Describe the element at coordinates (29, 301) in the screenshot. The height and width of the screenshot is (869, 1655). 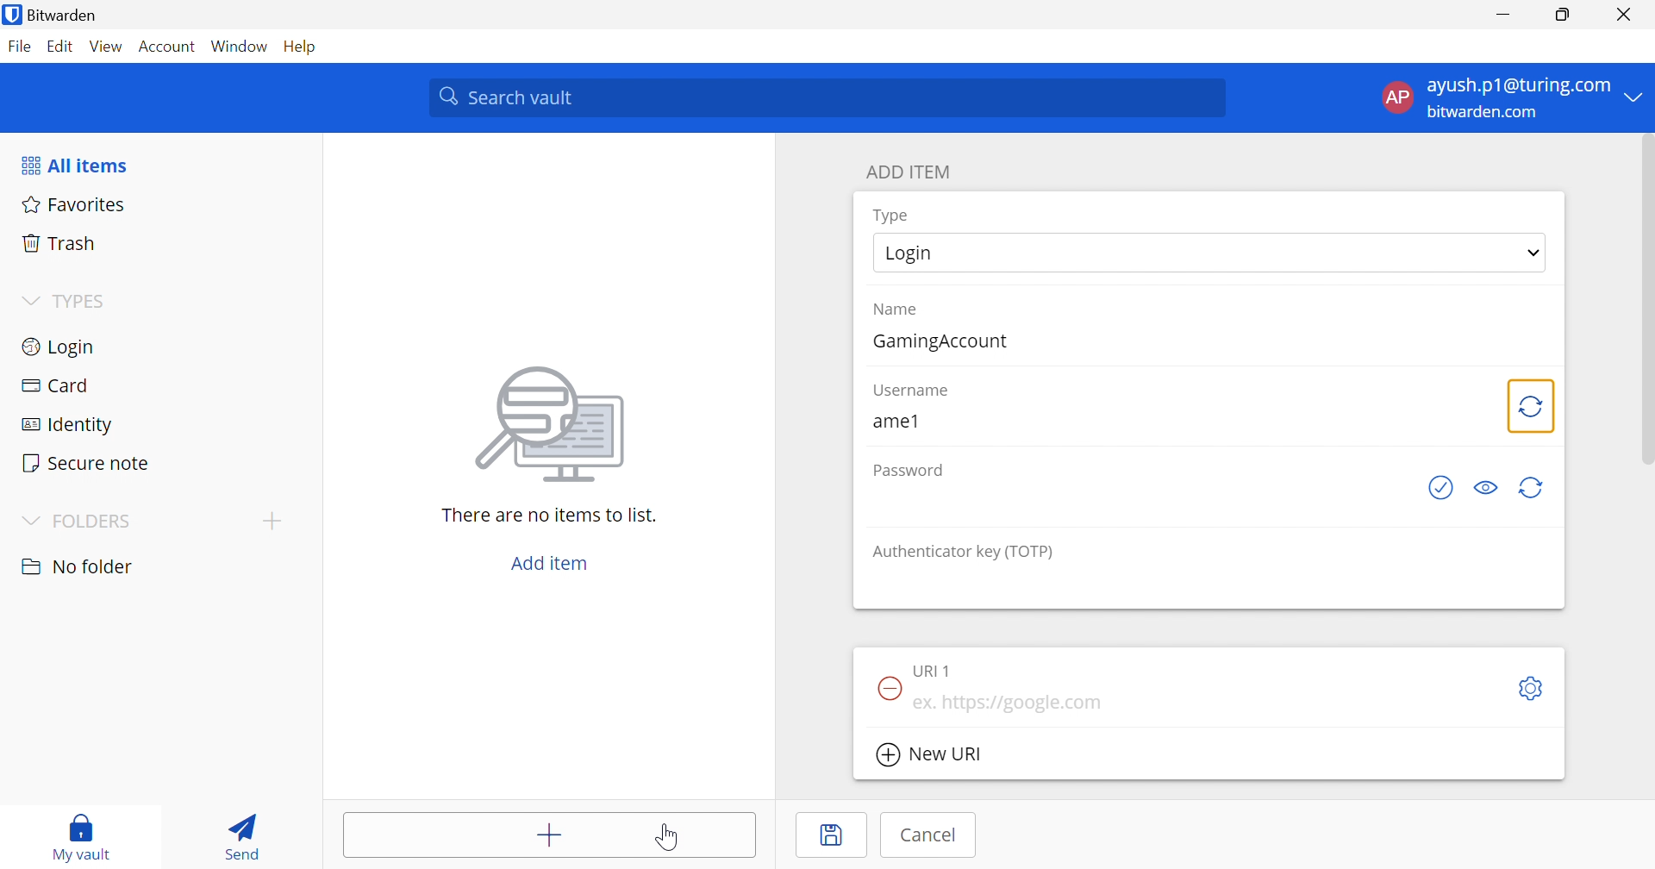
I see `Drop Down` at that location.